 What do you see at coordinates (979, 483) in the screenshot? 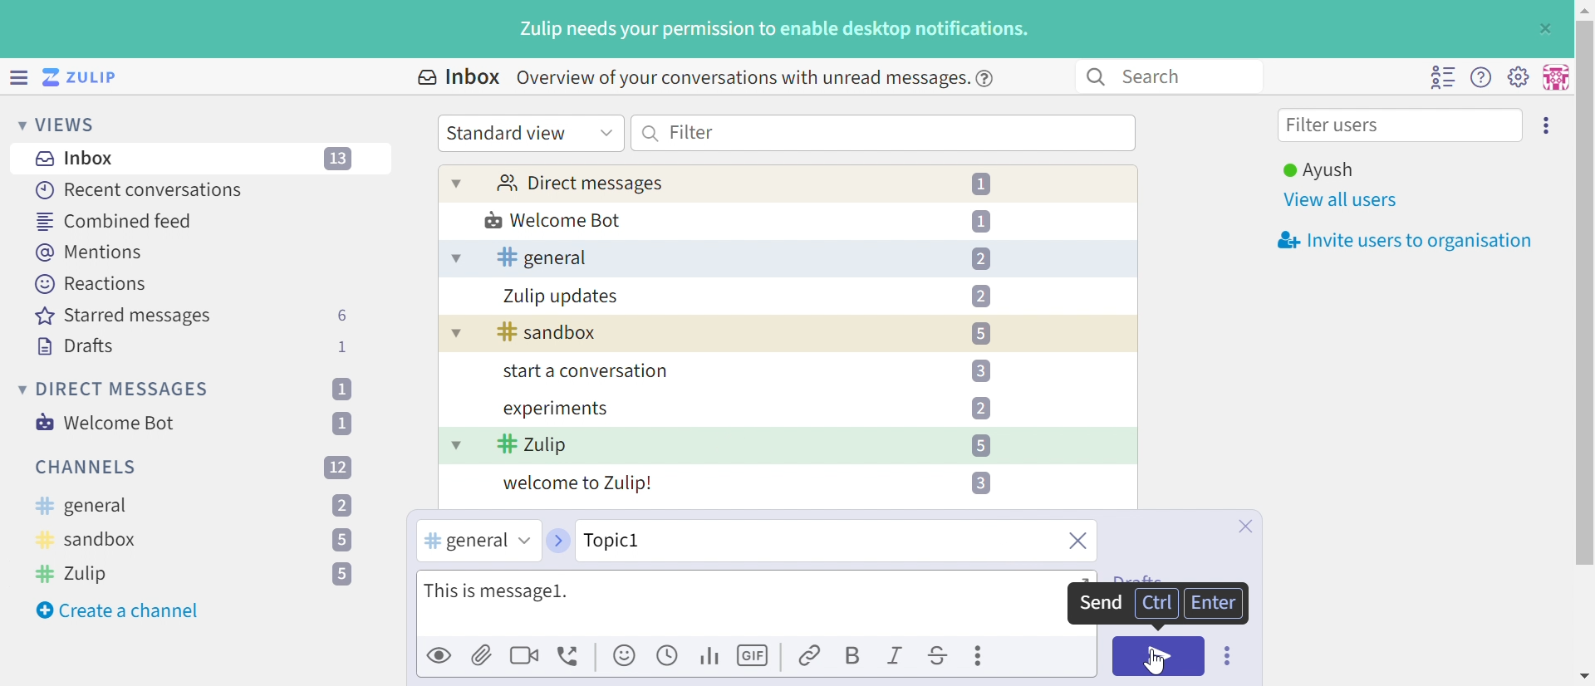
I see `3` at bounding box center [979, 483].